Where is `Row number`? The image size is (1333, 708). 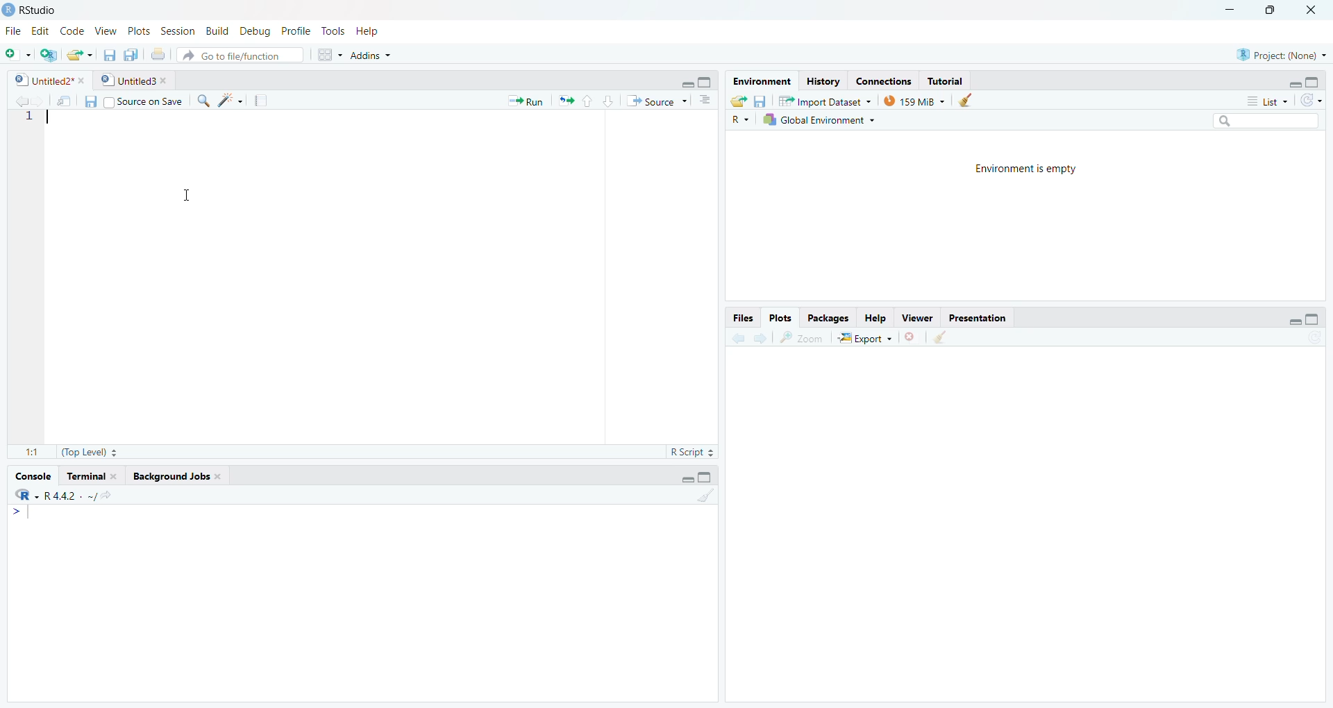
Row number is located at coordinates (25, 120).